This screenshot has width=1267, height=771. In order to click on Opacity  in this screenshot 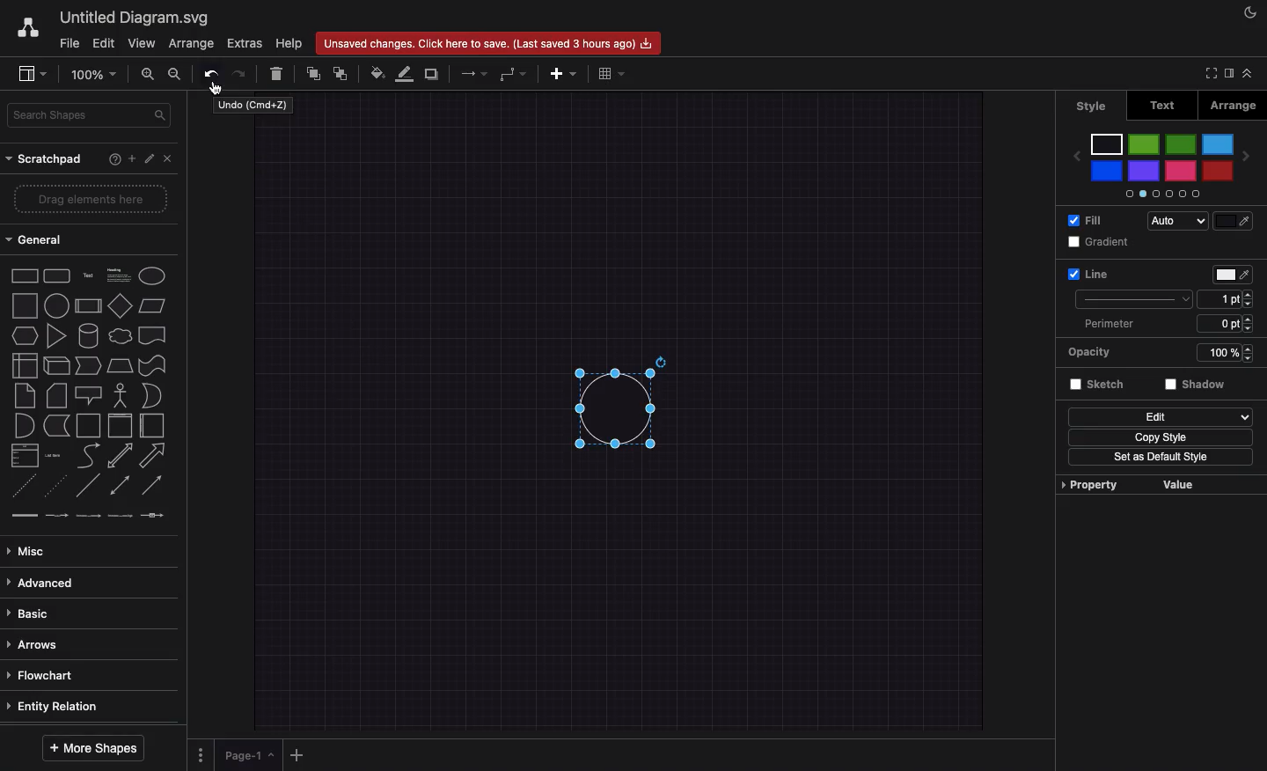, I will do `click(1166, 354)`.